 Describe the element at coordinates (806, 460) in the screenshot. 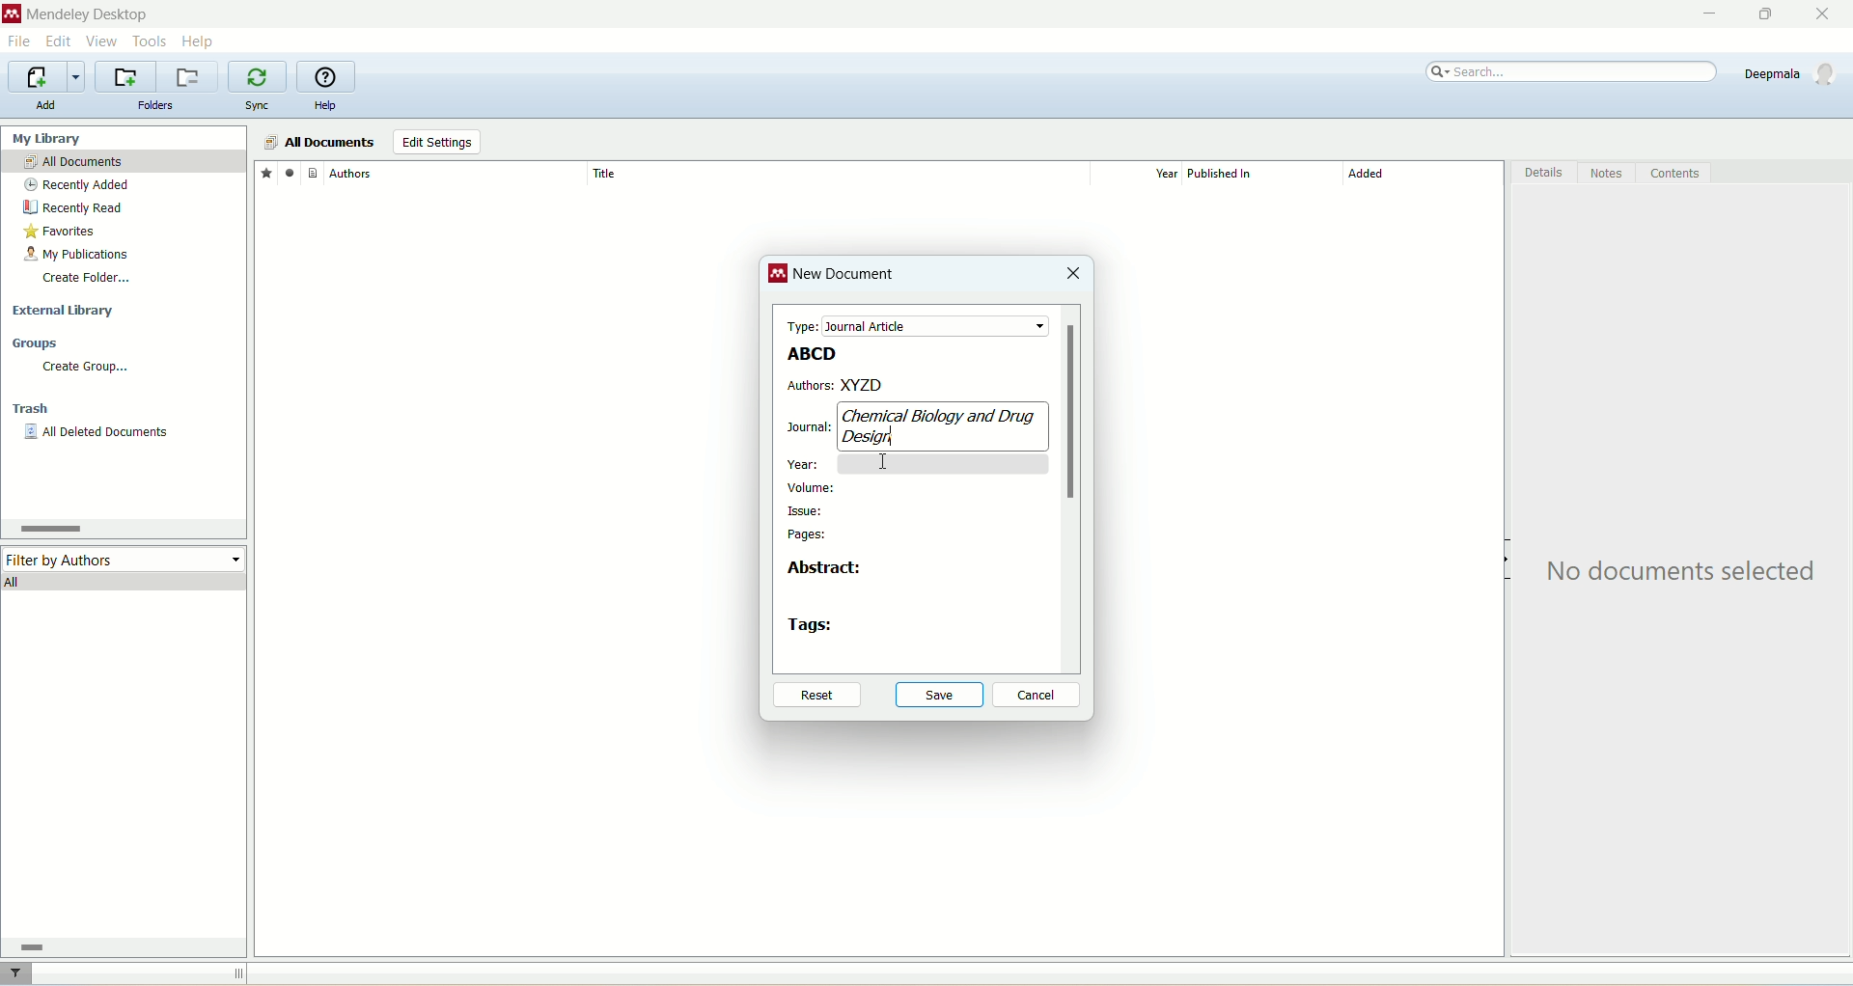

I see `year` at that location.